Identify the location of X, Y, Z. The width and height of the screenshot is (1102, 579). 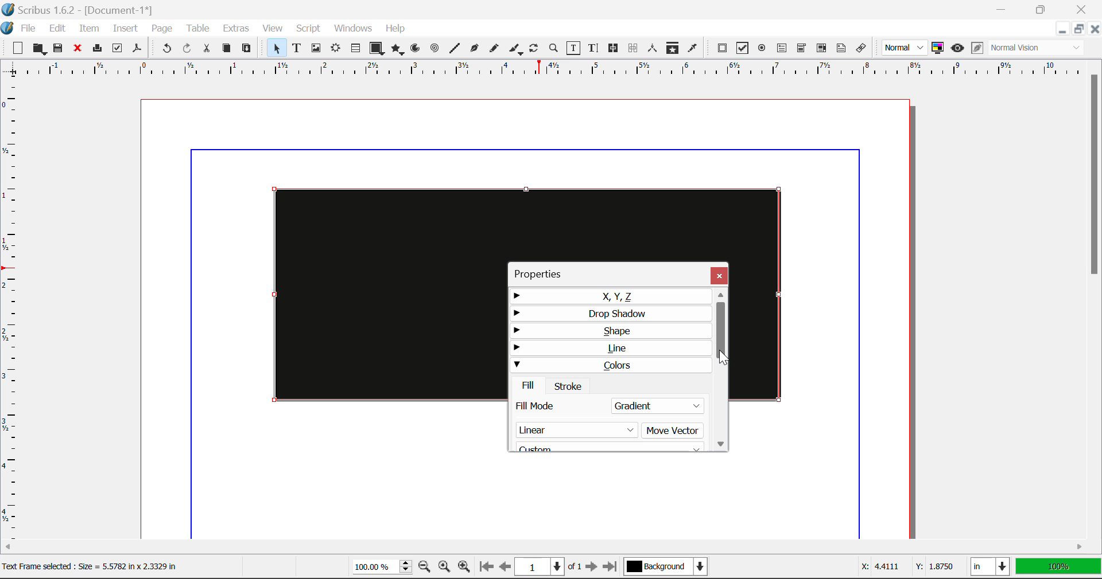
(611, 296).